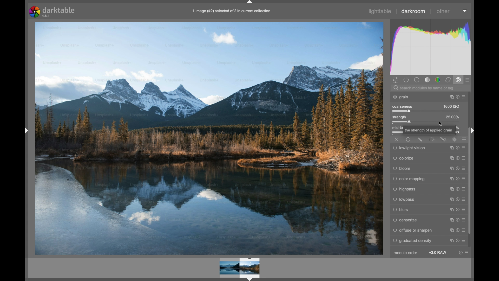 The height and width of the screenshot is (281, 499). Describe the element at coordinates (424, 88) in the screenshot. I see `search modules by name or tag` at that location.